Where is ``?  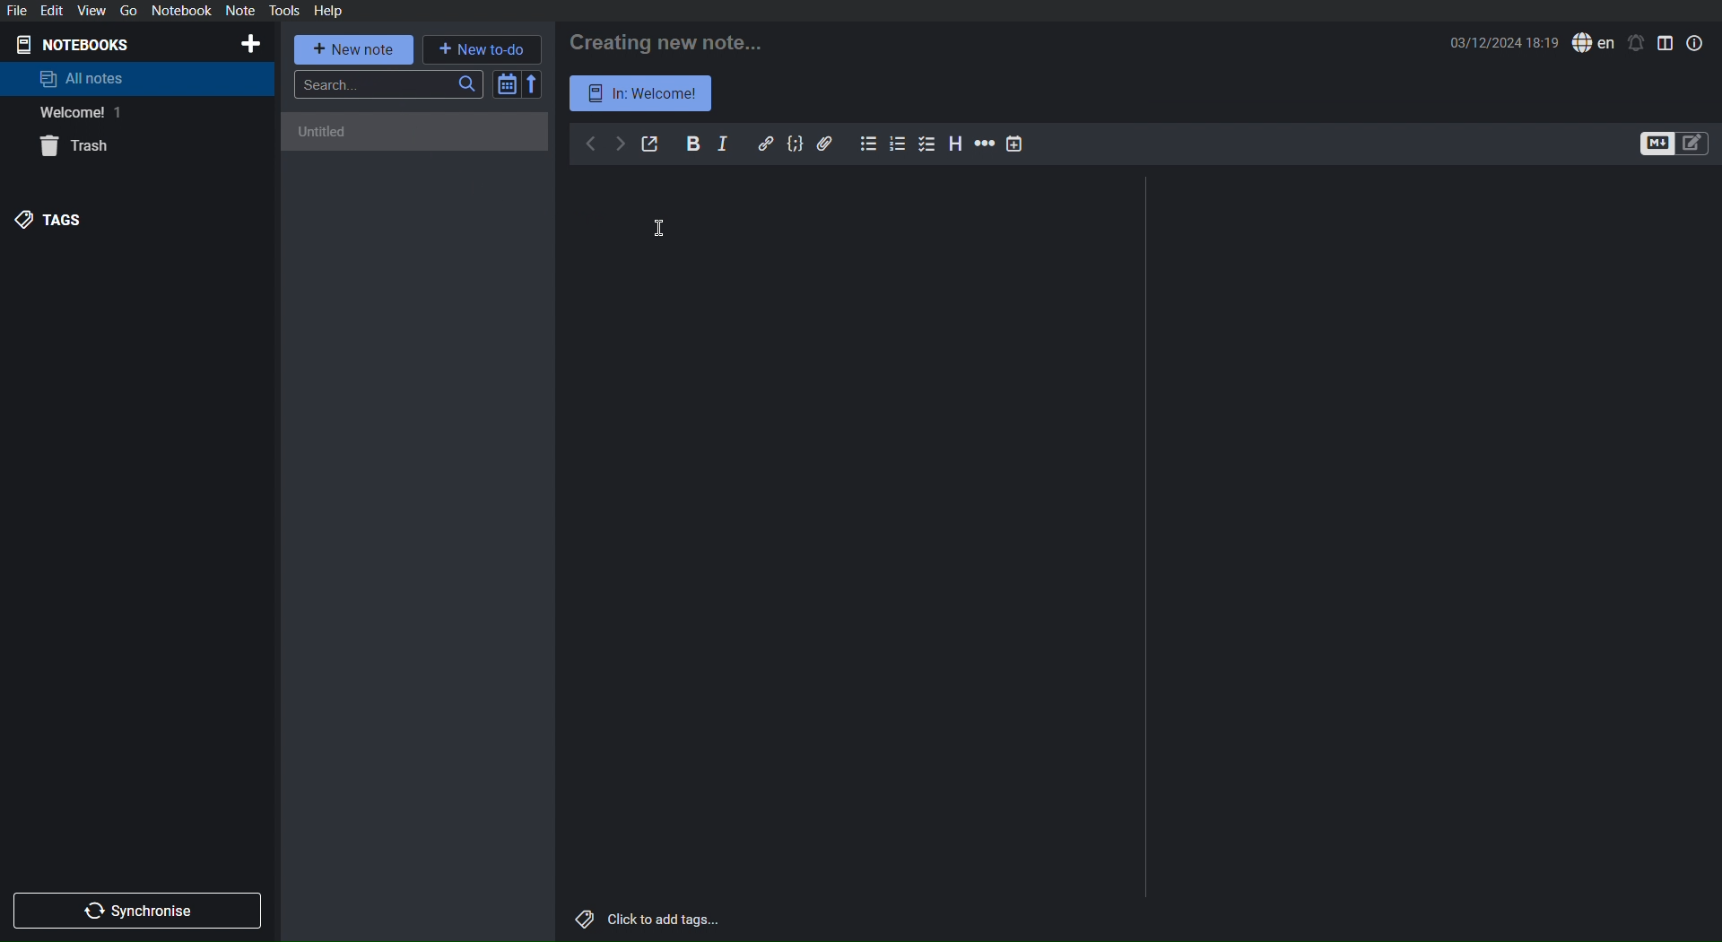
 is located at coordinates (869, 143).